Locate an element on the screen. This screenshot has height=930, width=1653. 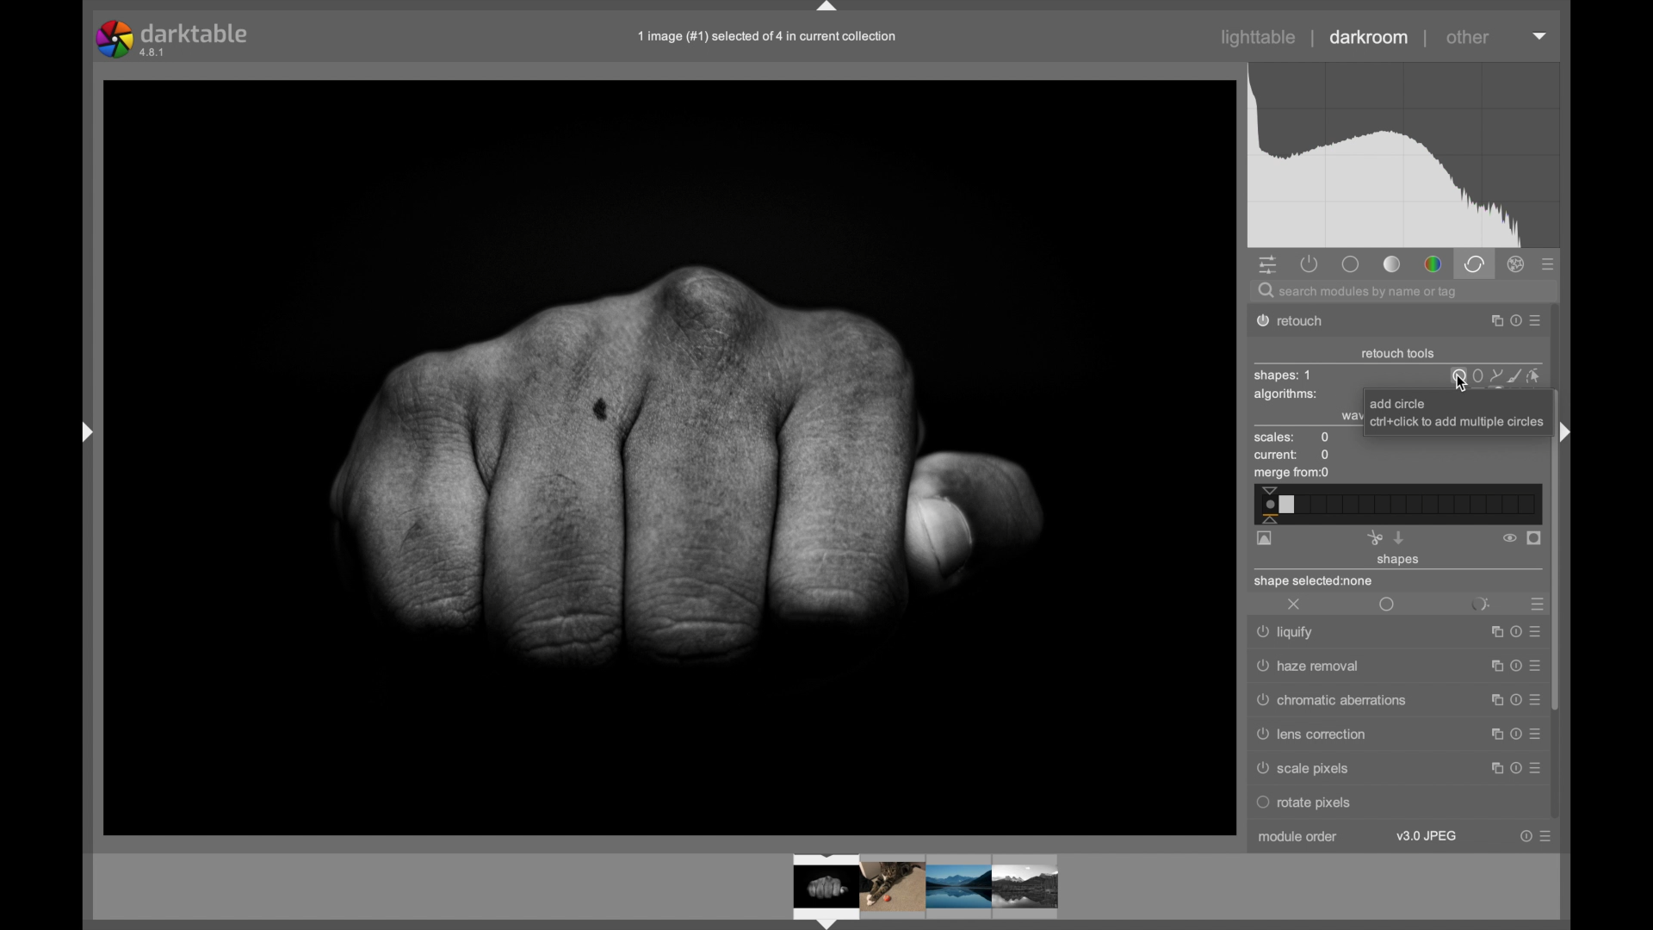
1 image (#1) selected of 4 in current collection is located at coordinates (768, 36).